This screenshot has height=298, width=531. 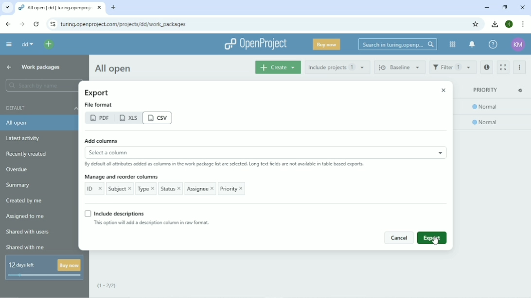 I want to click on Close, so click(x=522, y=7).